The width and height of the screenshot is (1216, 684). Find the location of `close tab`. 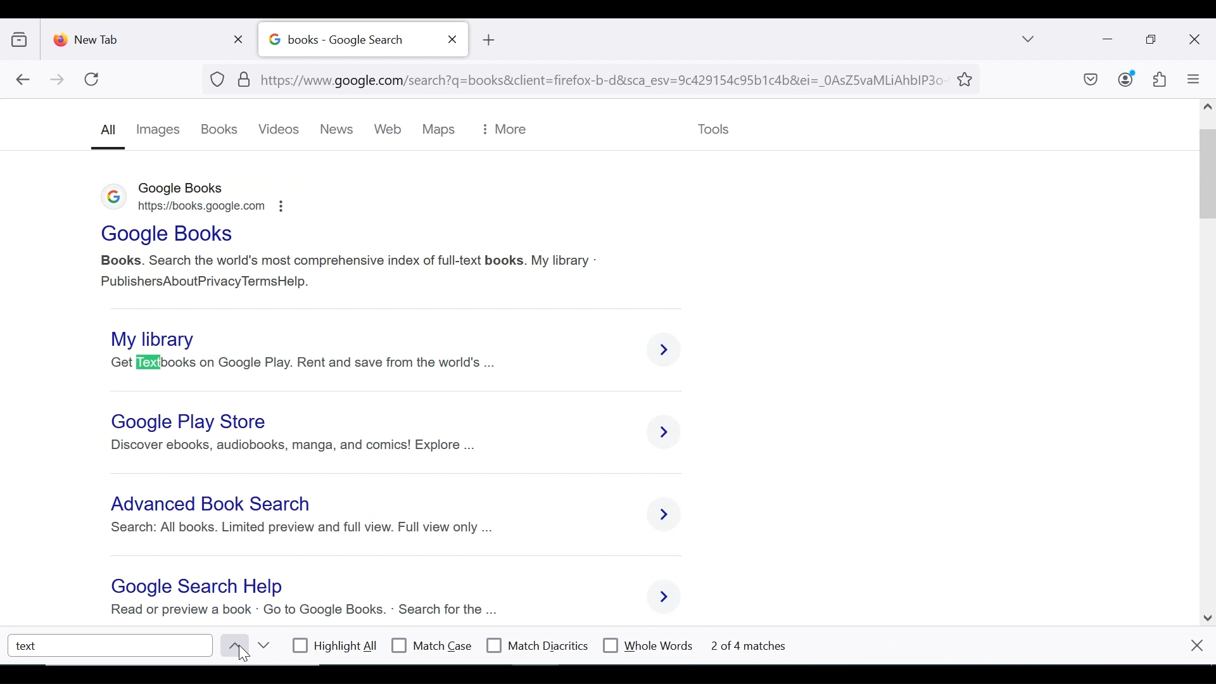

close tab is located at coordinates (453, 39).